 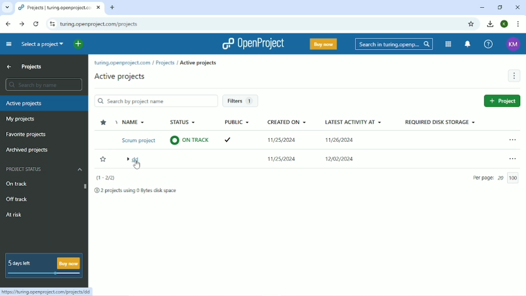 What do you see at coordinates (501, 101) in the screenshot?
I see `New project` at bounding box center [501, 101].